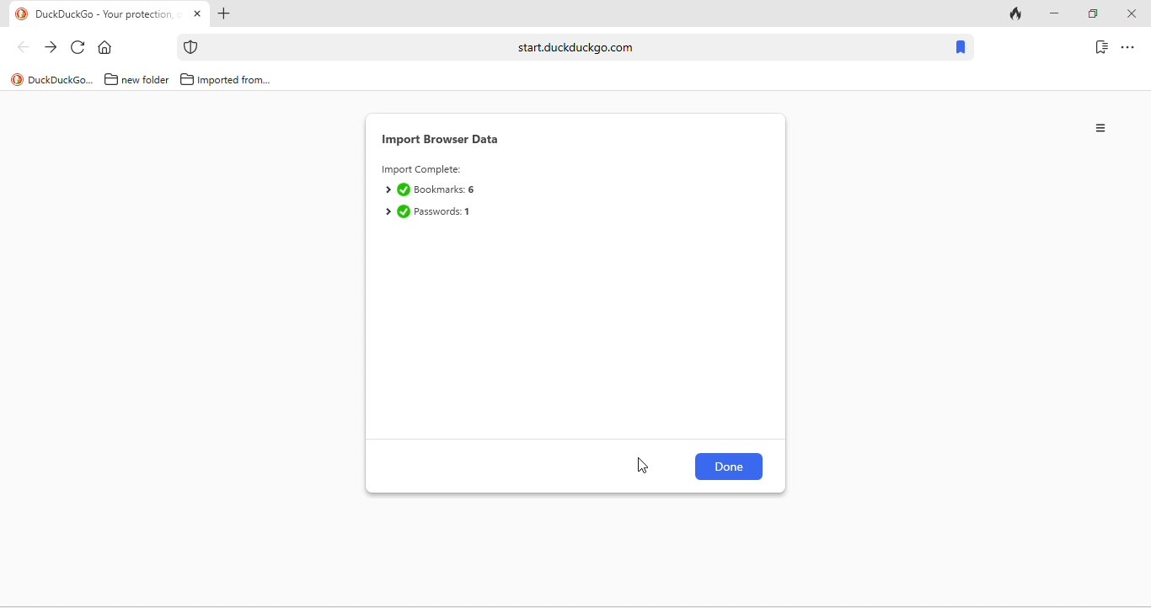 Image resolution: width=1151 pixels, height=608 pixels. I want to click on passwords: 1, so click(444, 212).